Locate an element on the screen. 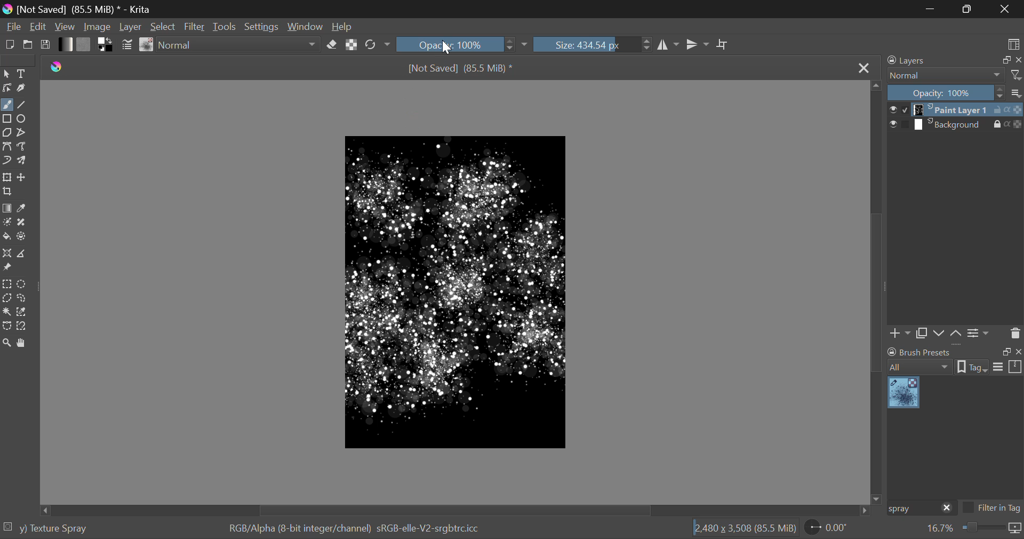 This screenshot has height=539, width=1024. Multibrush is located at coordinates (22, 160).